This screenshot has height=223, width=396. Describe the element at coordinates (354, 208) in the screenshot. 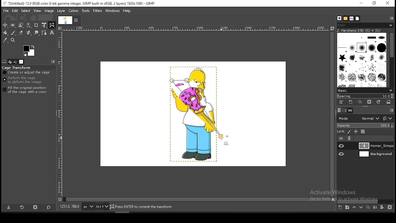

I see `move layer one step up` at that location.